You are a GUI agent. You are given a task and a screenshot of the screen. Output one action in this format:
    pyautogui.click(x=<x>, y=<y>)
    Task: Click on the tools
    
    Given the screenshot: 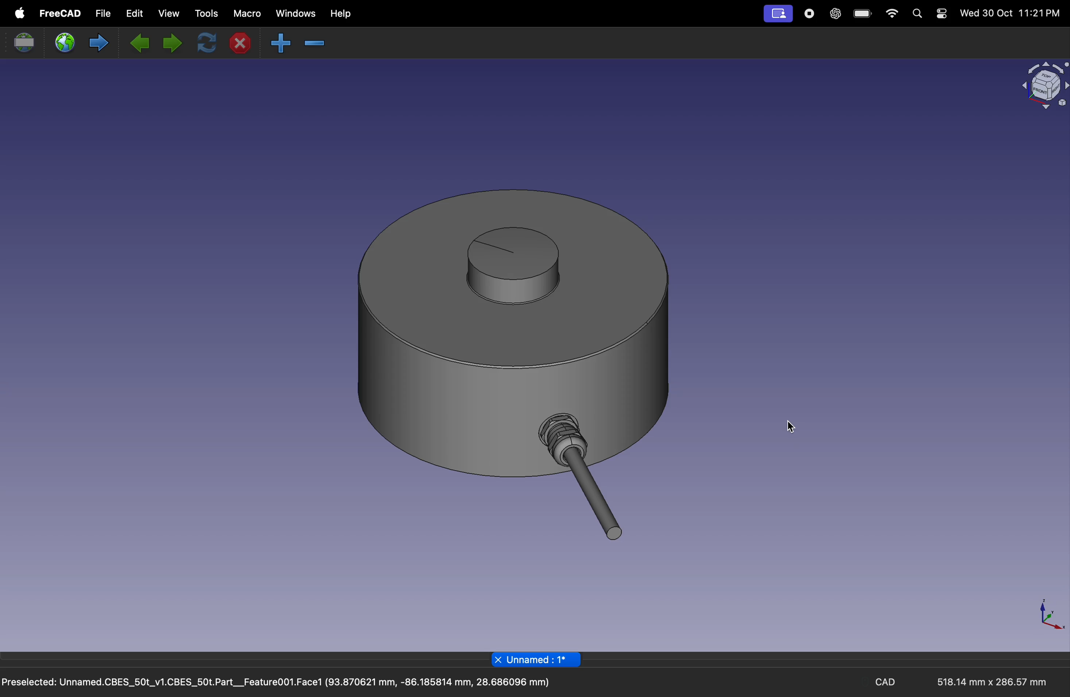 What is the action you would take?
    pyautogui.click(x=204, y=13)
    